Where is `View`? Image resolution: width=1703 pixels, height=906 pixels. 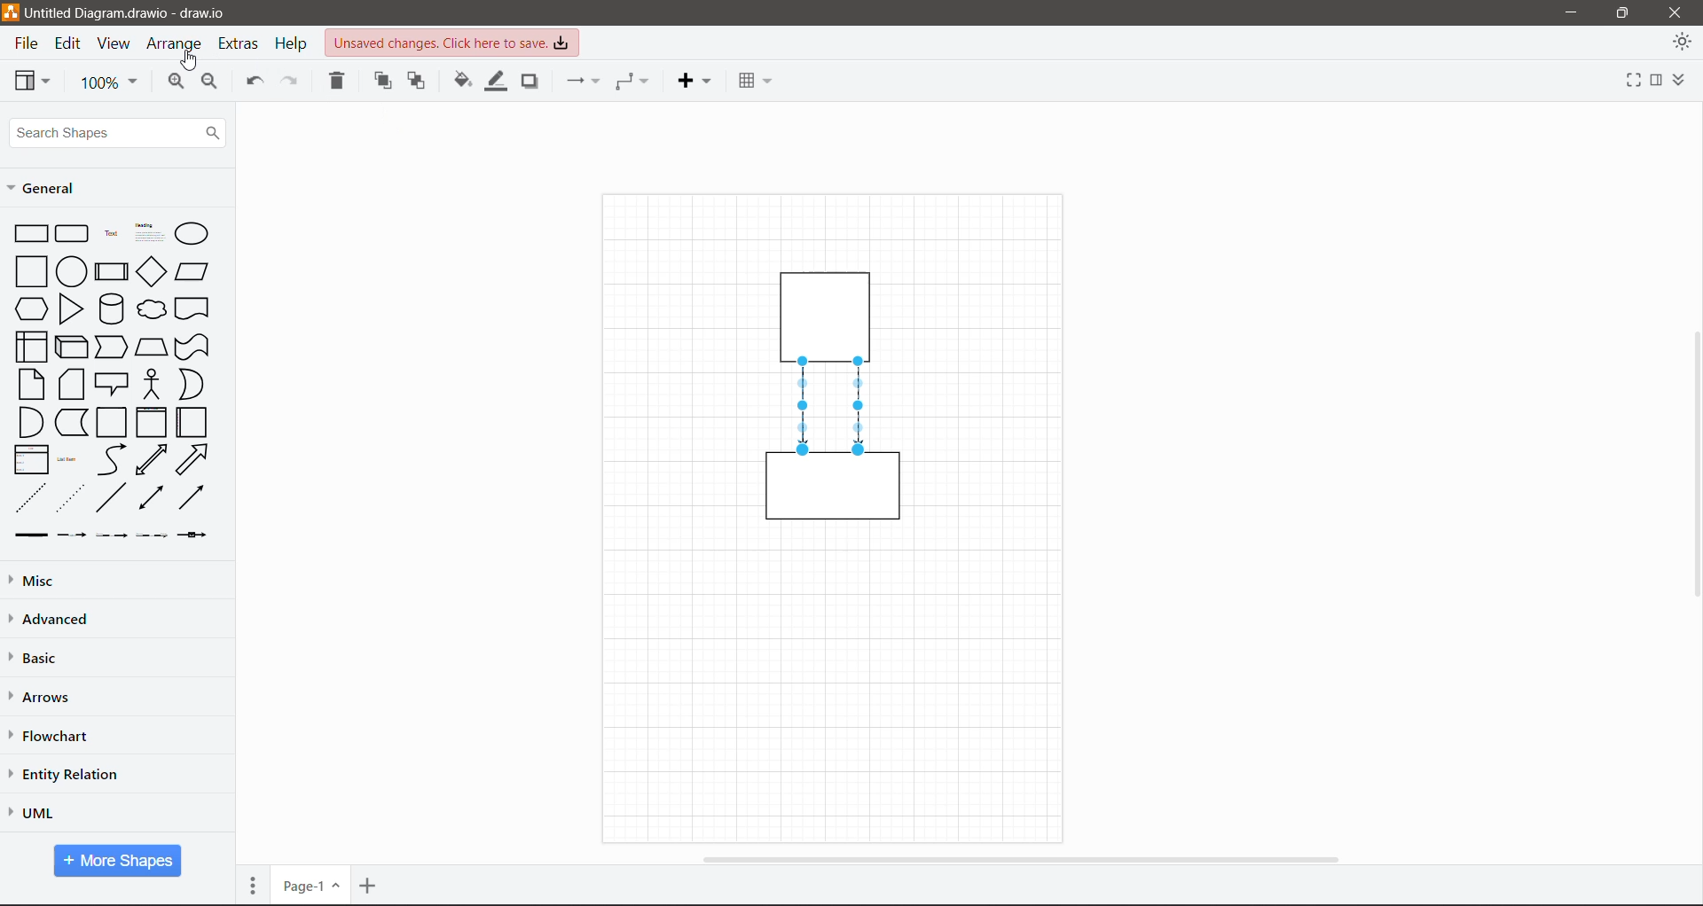 View is located at coordinates (33, 80).